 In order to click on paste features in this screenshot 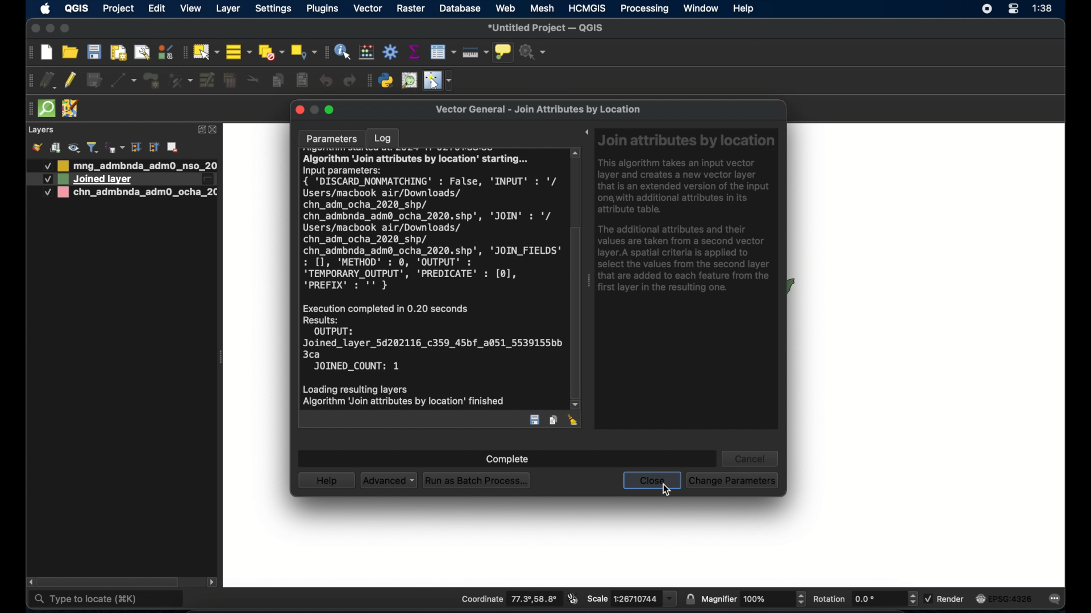, I will do `click(303, 81)`.